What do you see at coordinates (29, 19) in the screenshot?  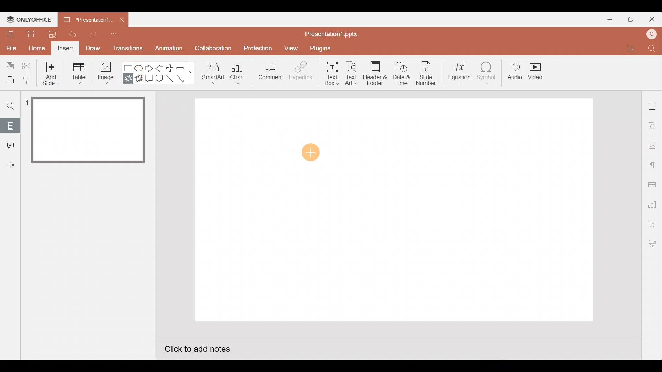 I see `ONLYOFFICE` at bounding box center [29, 19].